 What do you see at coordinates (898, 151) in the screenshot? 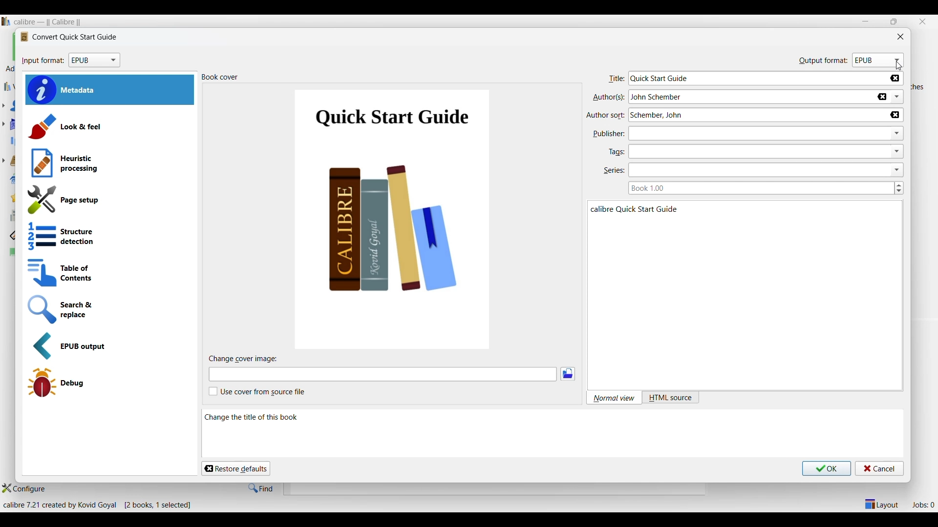
I see `dropdown` at bounding box center [898, 151].